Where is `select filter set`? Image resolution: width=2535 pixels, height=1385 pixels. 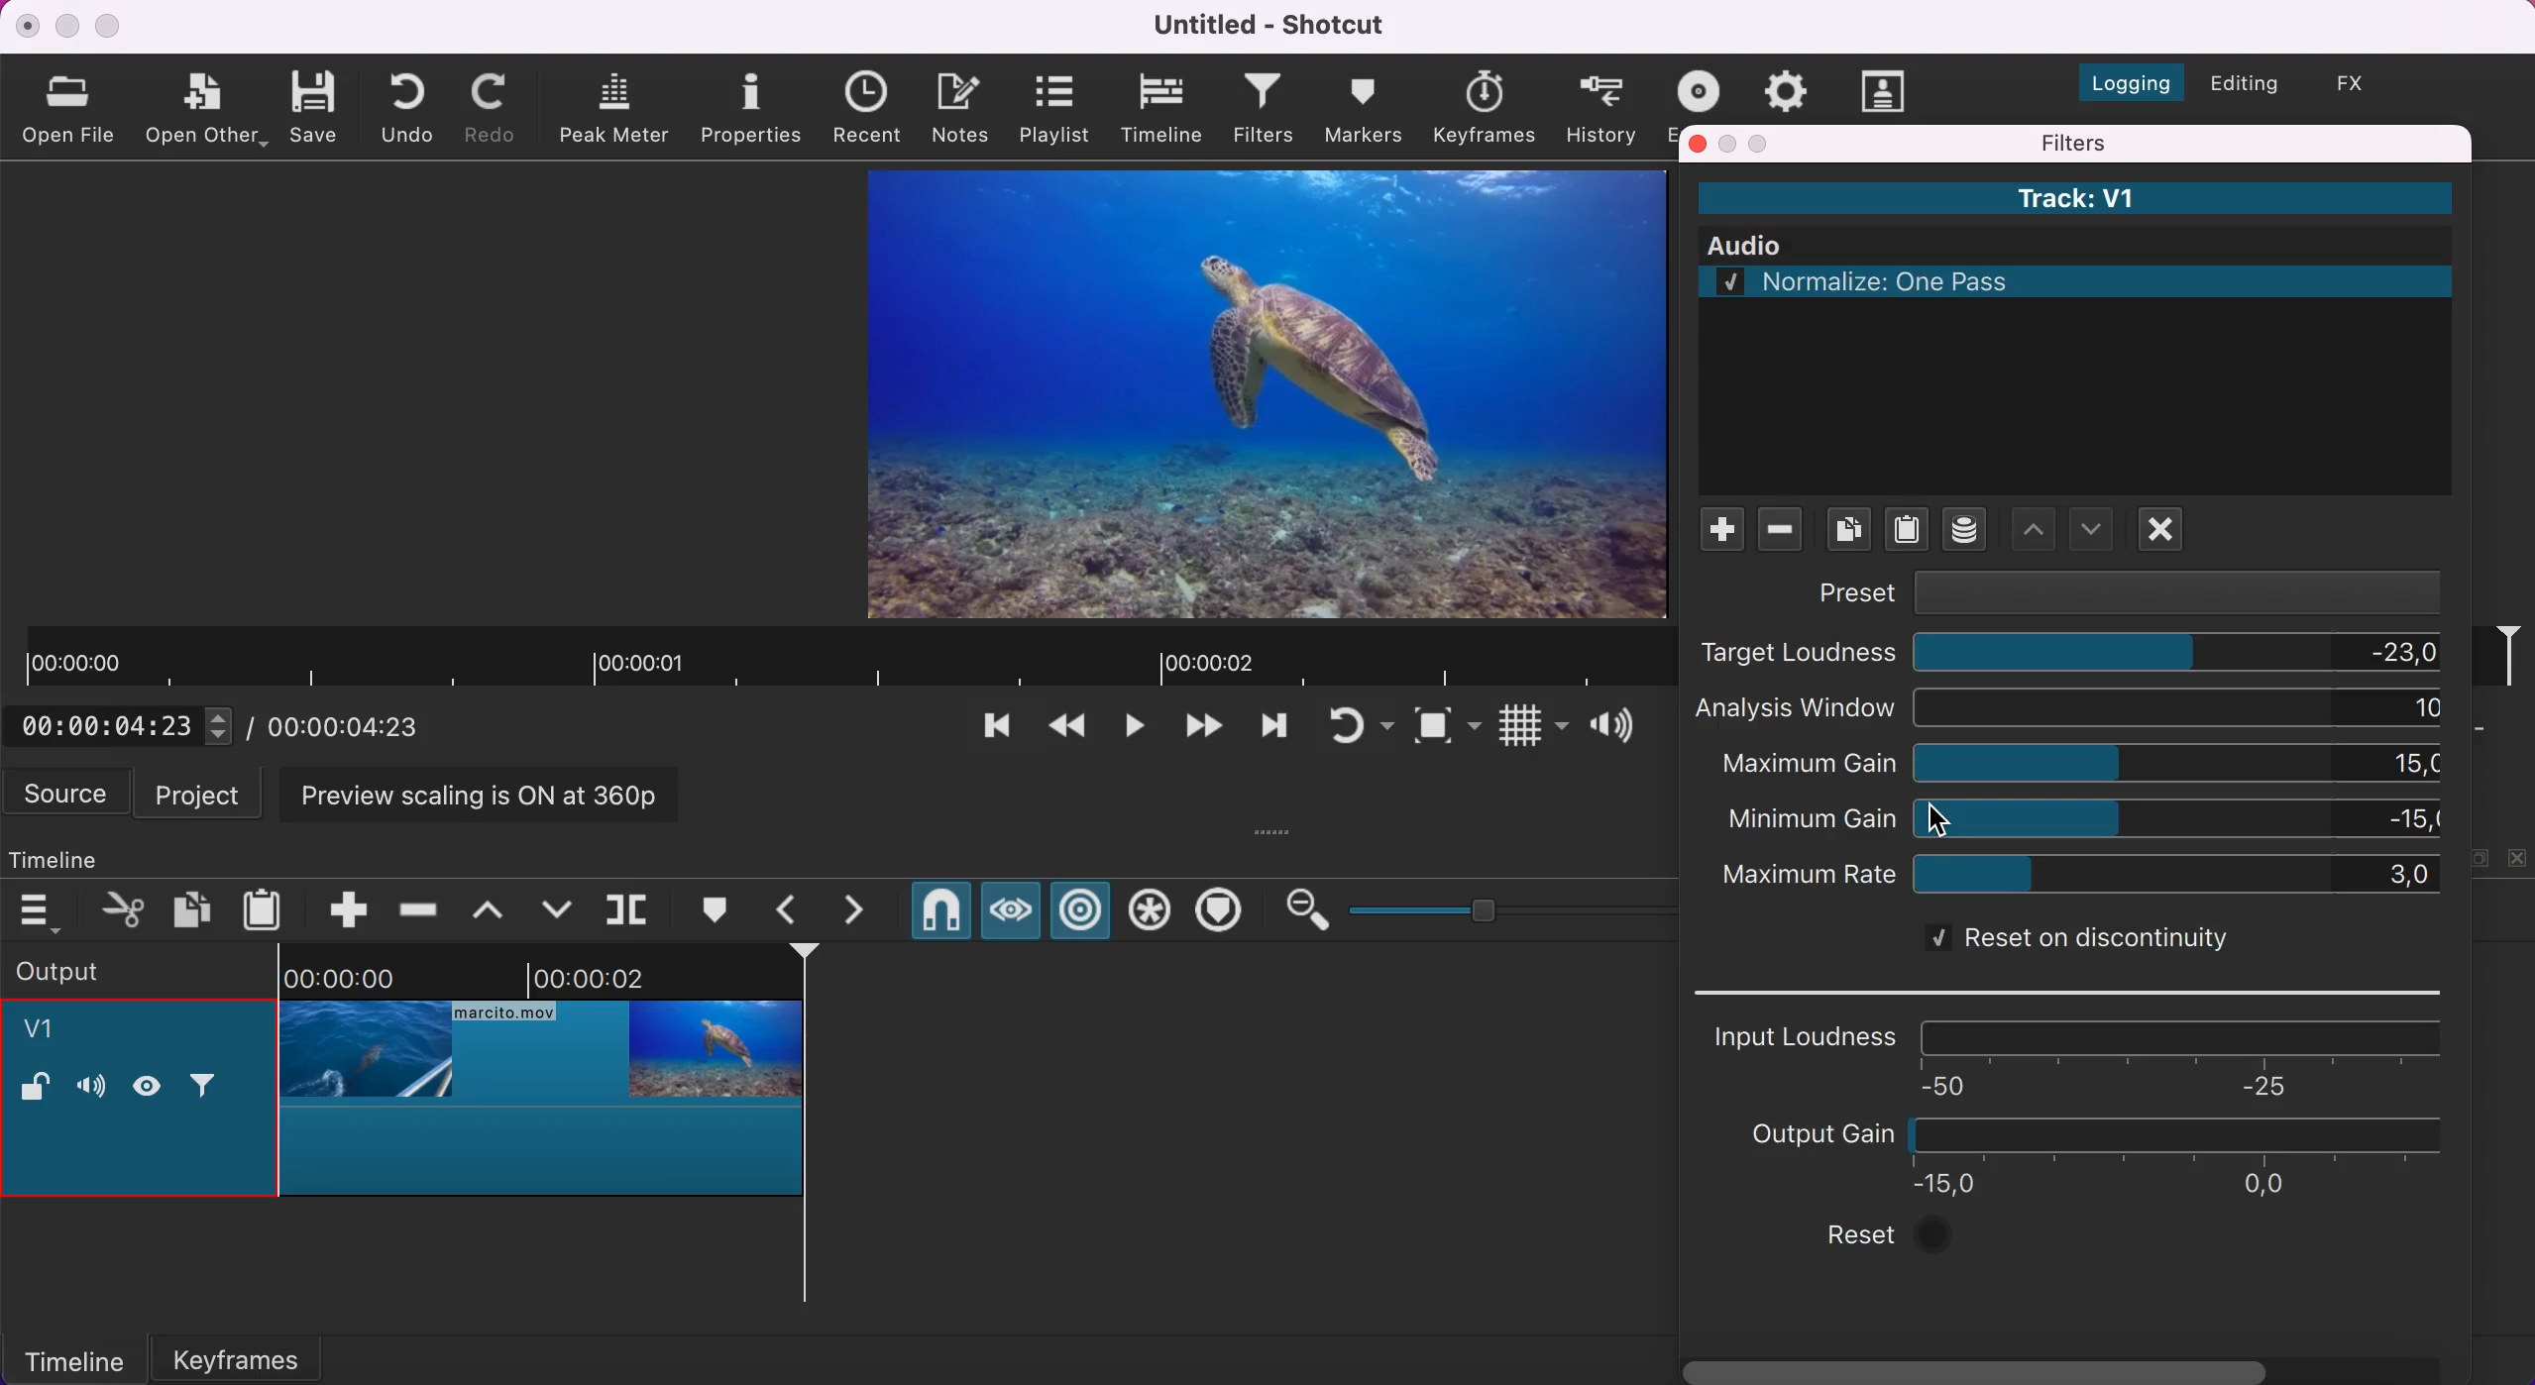
select filter set is located at coordinates (1963, 530).